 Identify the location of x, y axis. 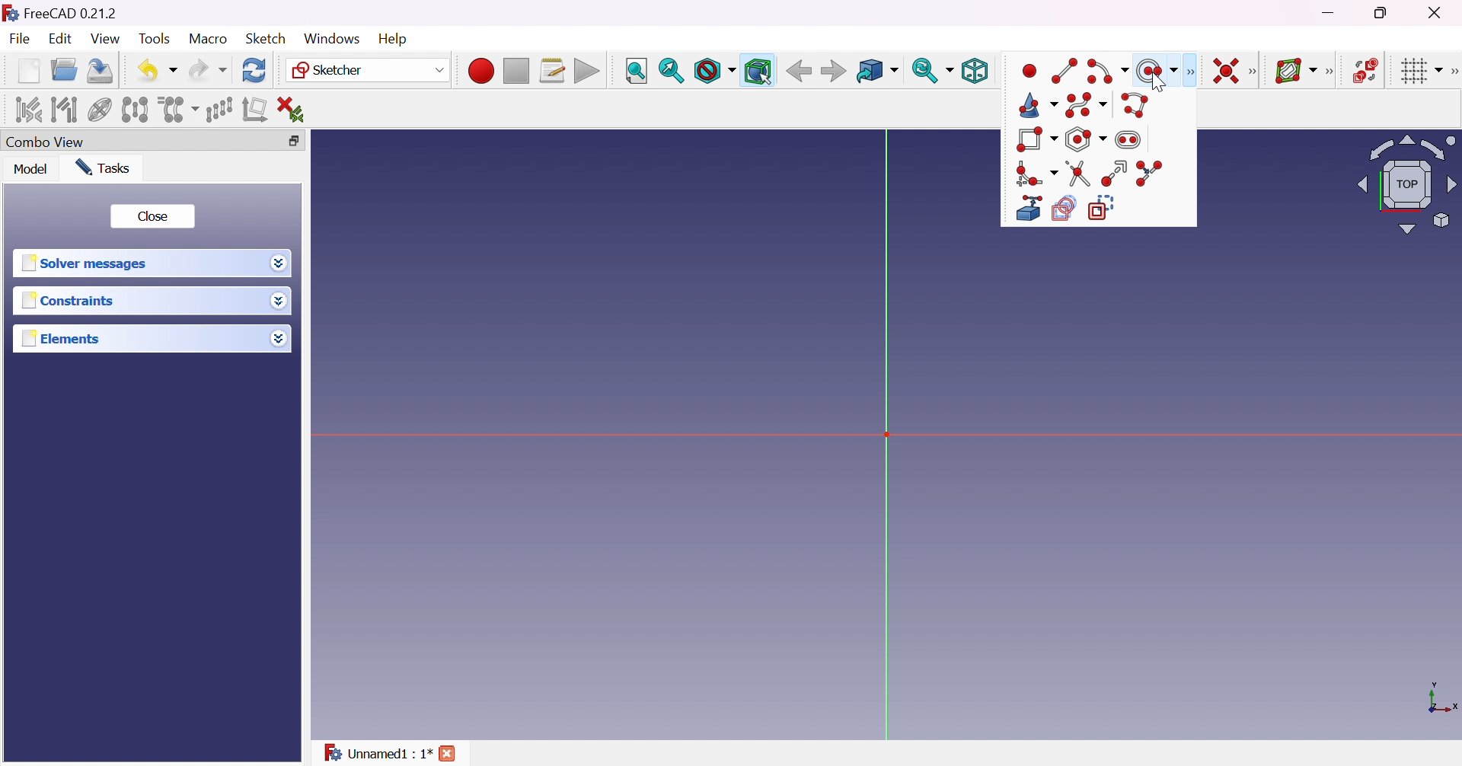
(1441, 699).